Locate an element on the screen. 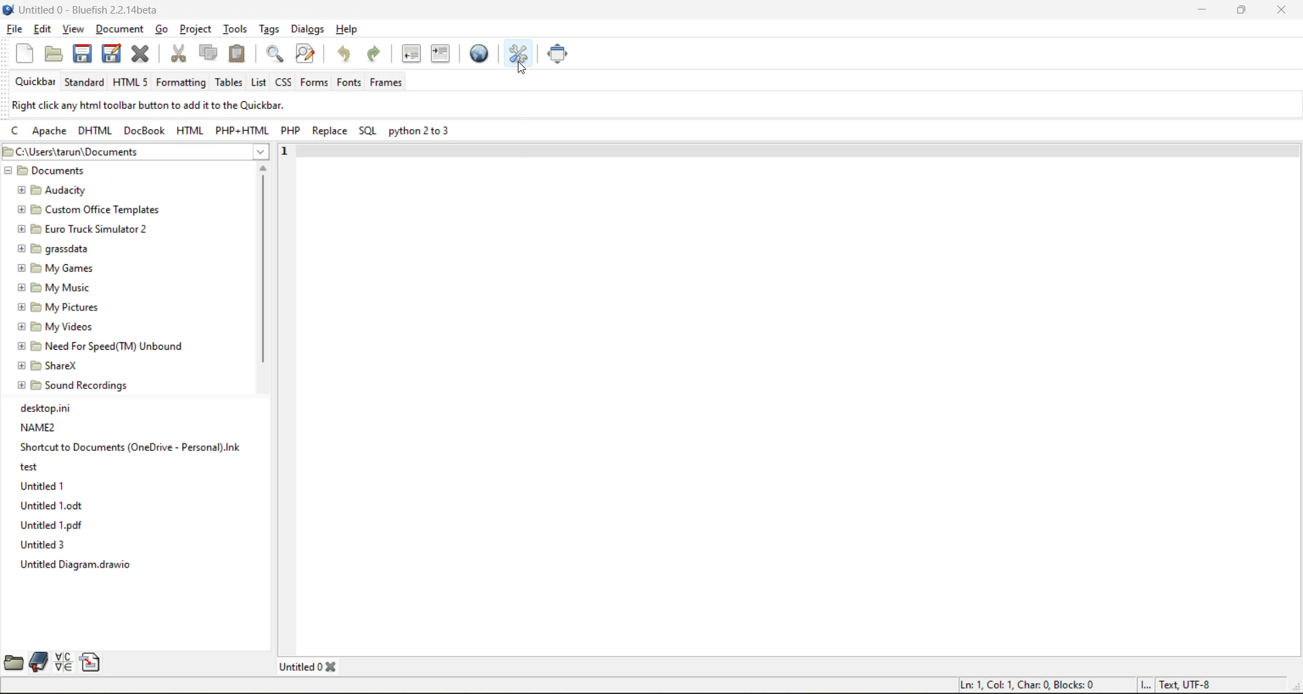  file name and app name is located at coordinates (90, 10).